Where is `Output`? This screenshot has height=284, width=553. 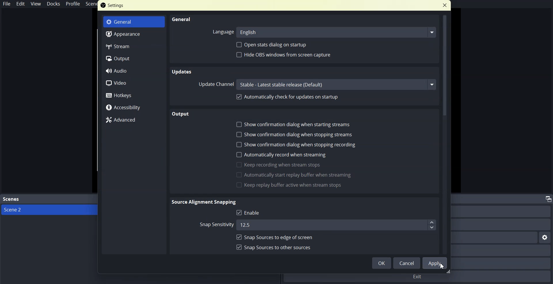 Output is located at coordinates (134, 58).